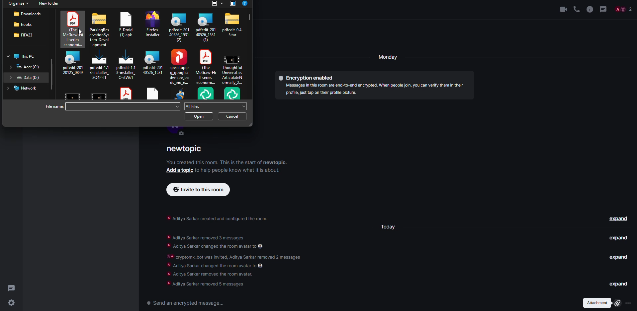 The width and height of the screenshot is (637, 311). Describe the element at coordinates (179, 26) in the screenshot. I see `file` at that location.